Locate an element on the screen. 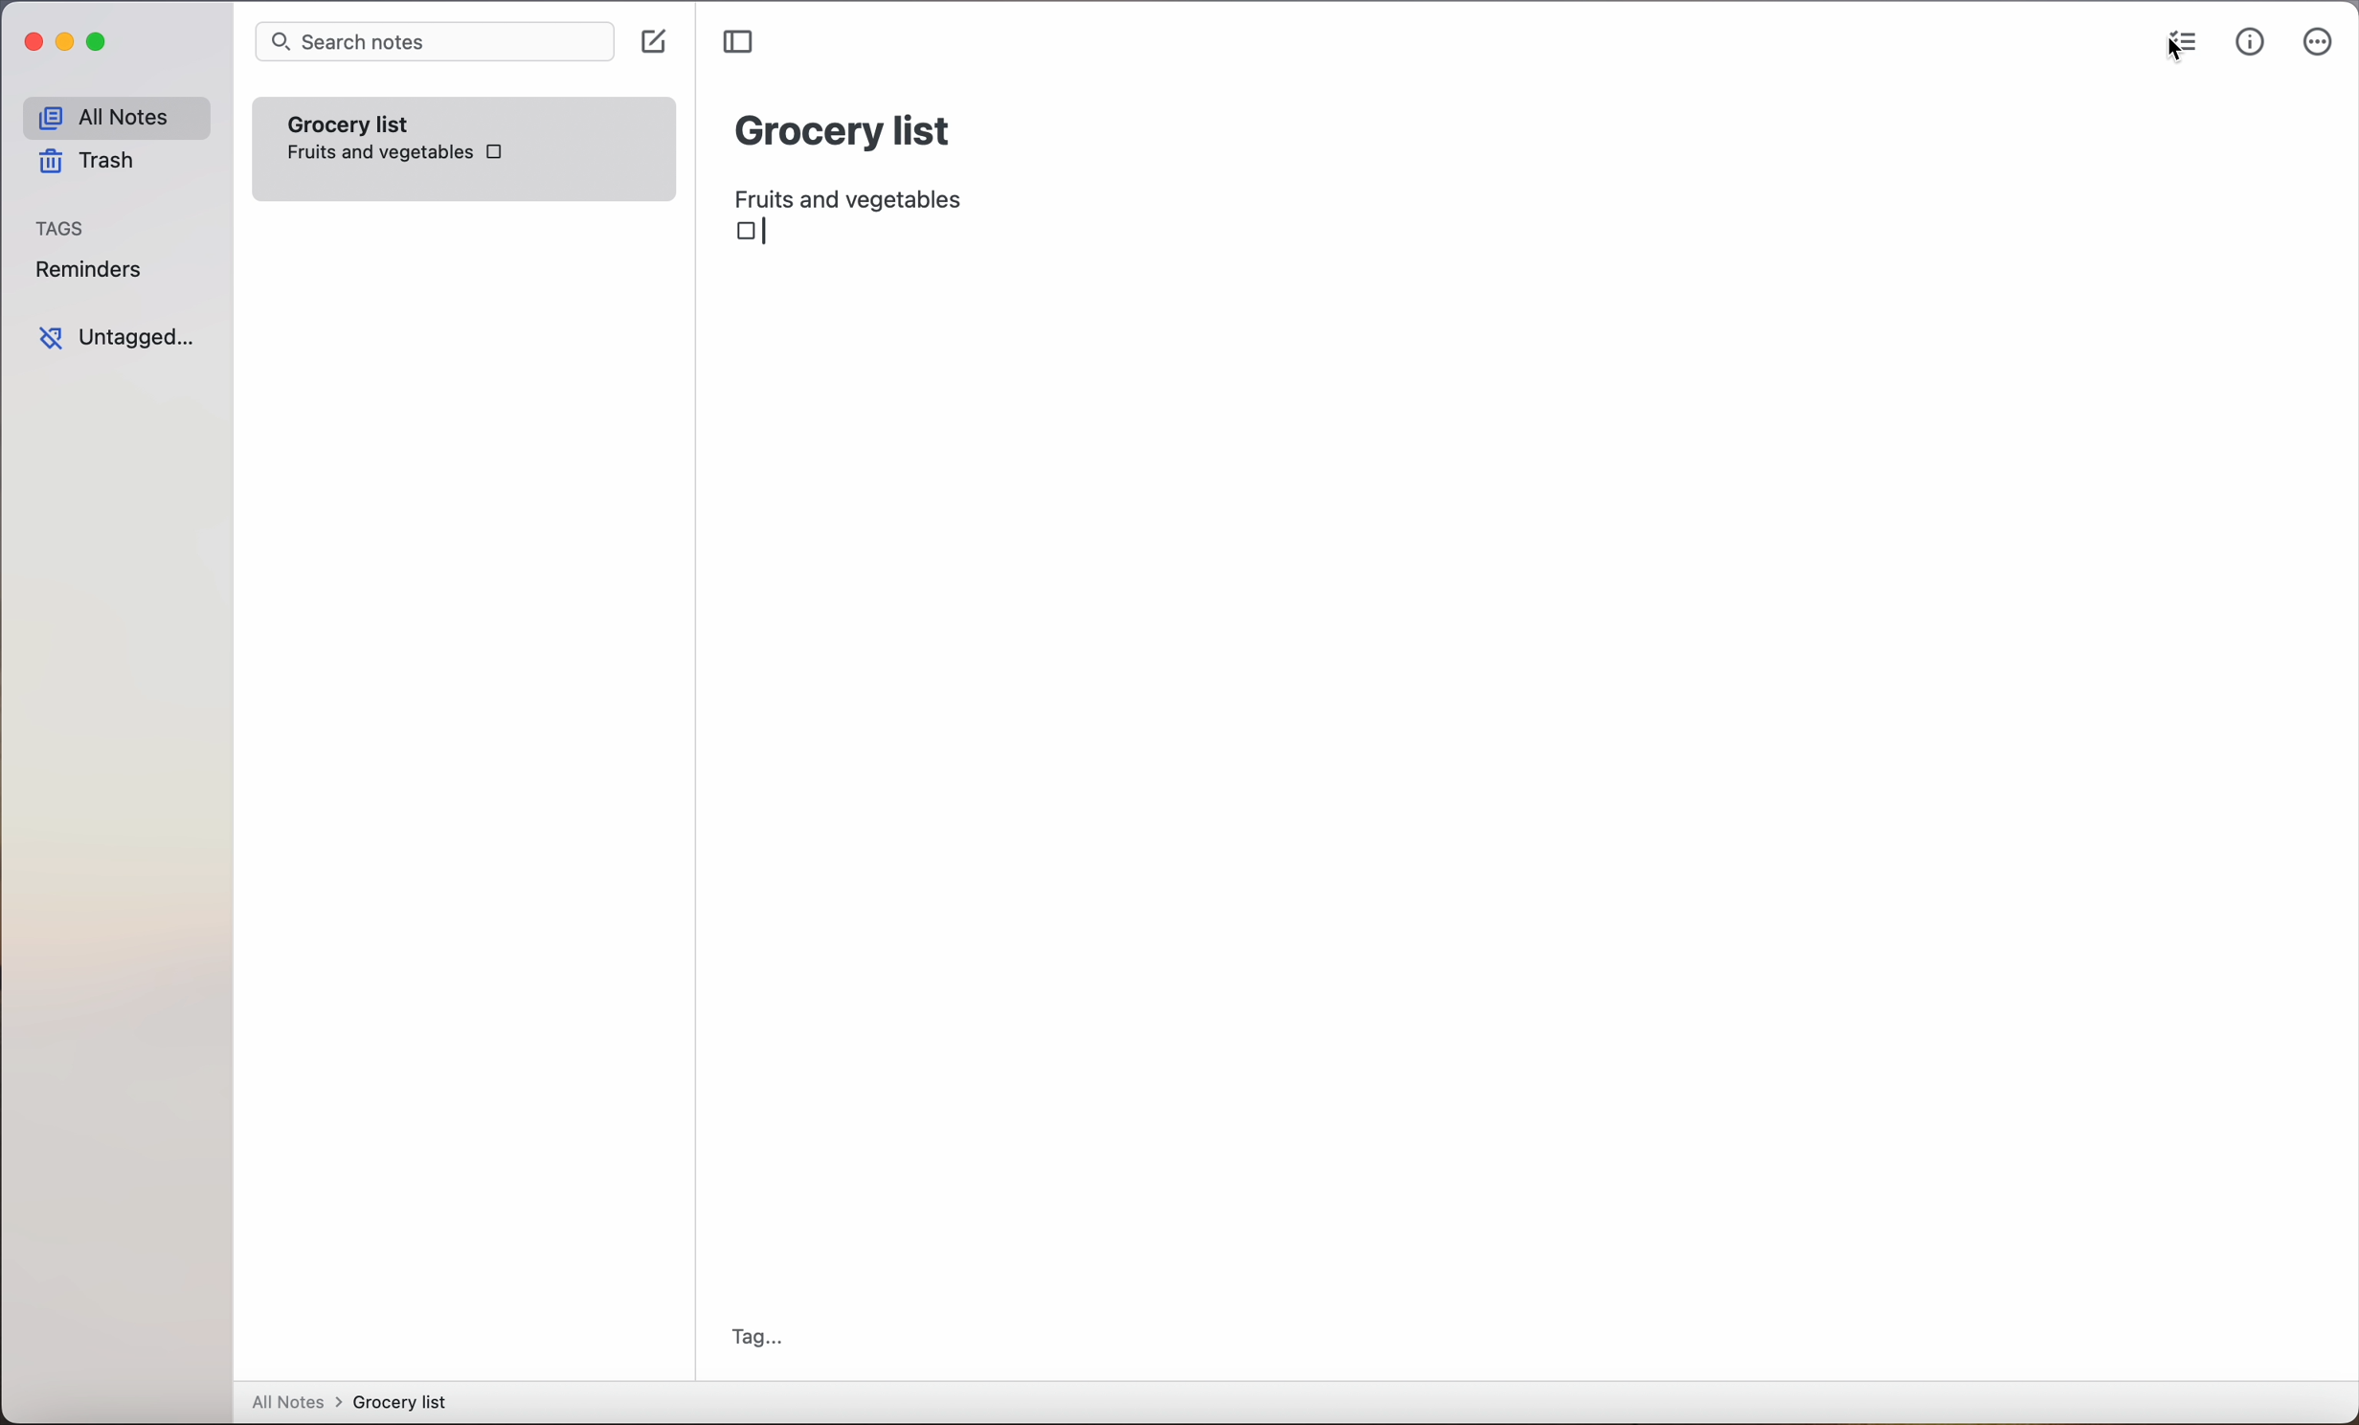  metrics is located at coordinates (2250, 43).